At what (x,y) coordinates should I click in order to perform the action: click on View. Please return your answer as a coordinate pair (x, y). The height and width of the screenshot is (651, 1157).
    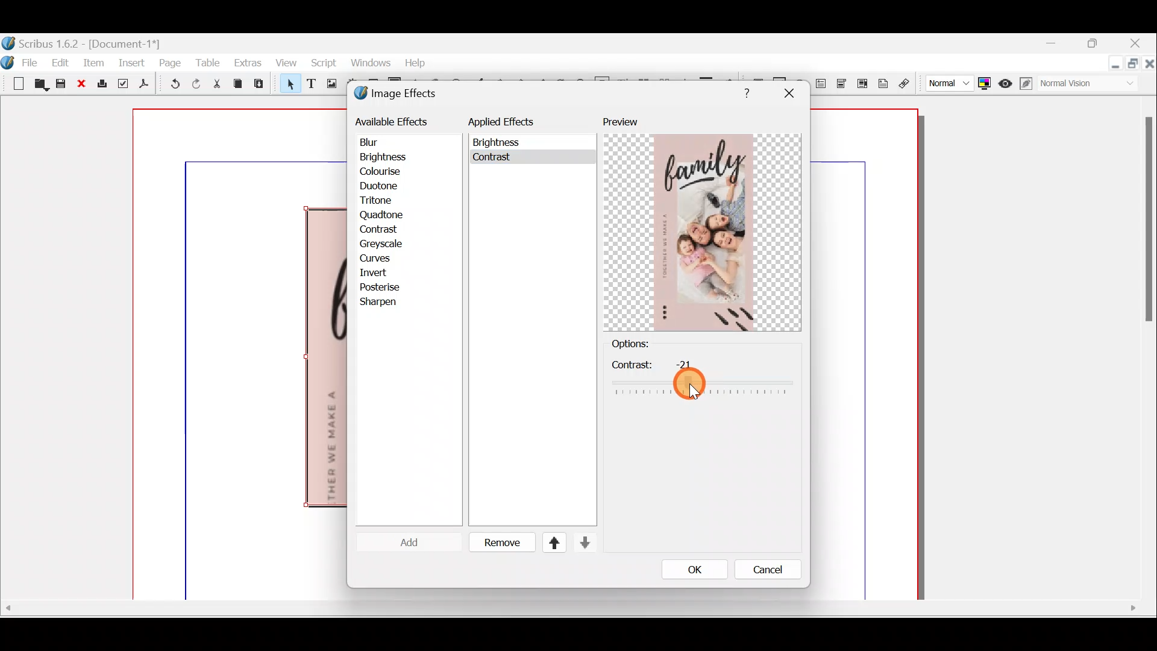
    Looking at the image, I should click on (284, 64).